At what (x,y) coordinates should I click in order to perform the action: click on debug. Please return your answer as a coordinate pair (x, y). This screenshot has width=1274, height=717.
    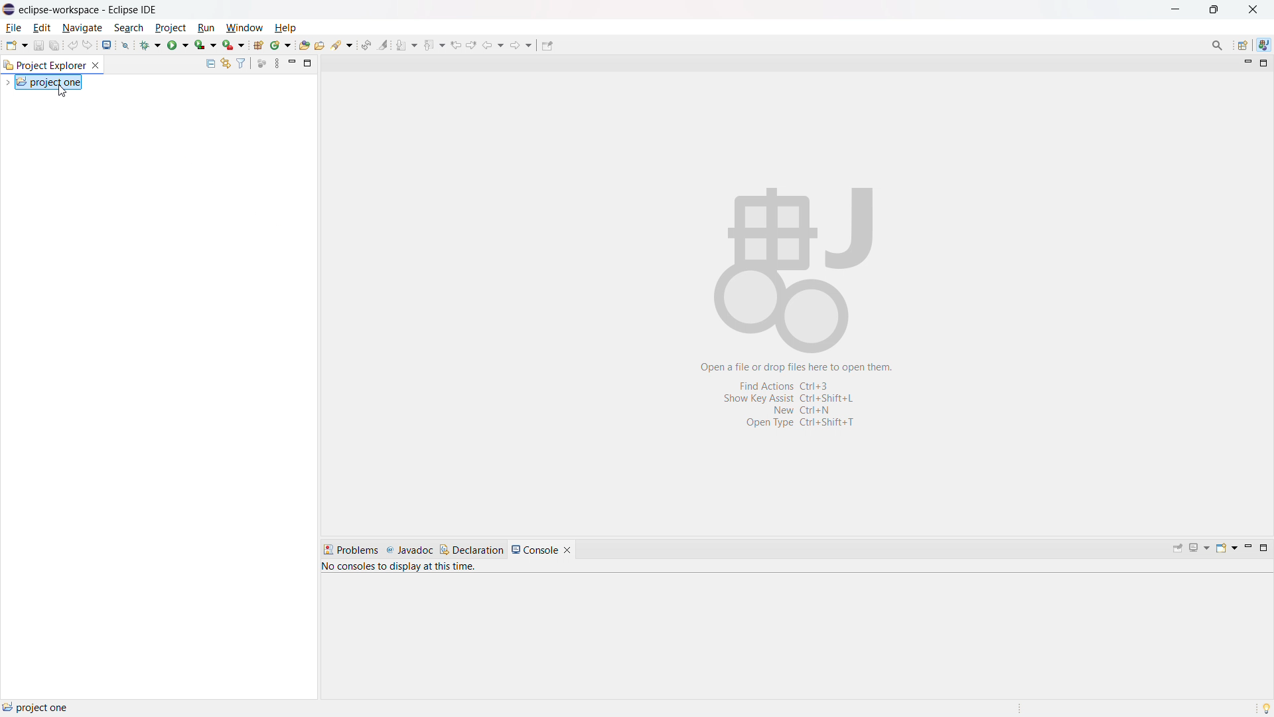
    Looking at the image, I should click on (151, 44).